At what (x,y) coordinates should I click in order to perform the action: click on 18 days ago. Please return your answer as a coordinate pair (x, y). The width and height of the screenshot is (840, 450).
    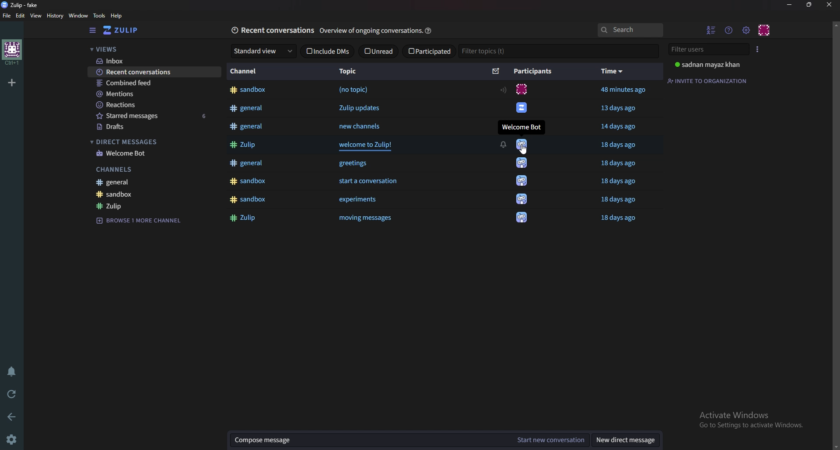
    Looking at the image, I should click on (622, 218).